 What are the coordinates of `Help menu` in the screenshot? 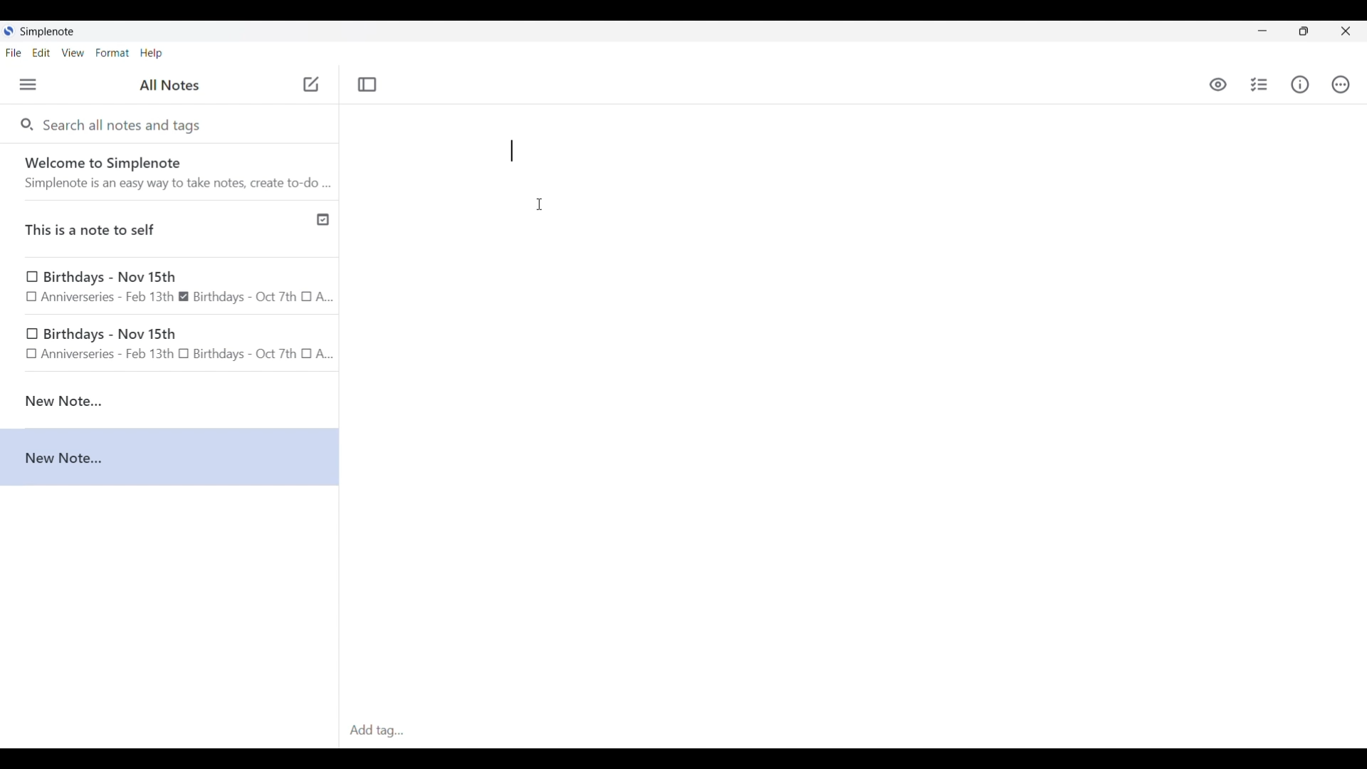 It's located at (151, 53).